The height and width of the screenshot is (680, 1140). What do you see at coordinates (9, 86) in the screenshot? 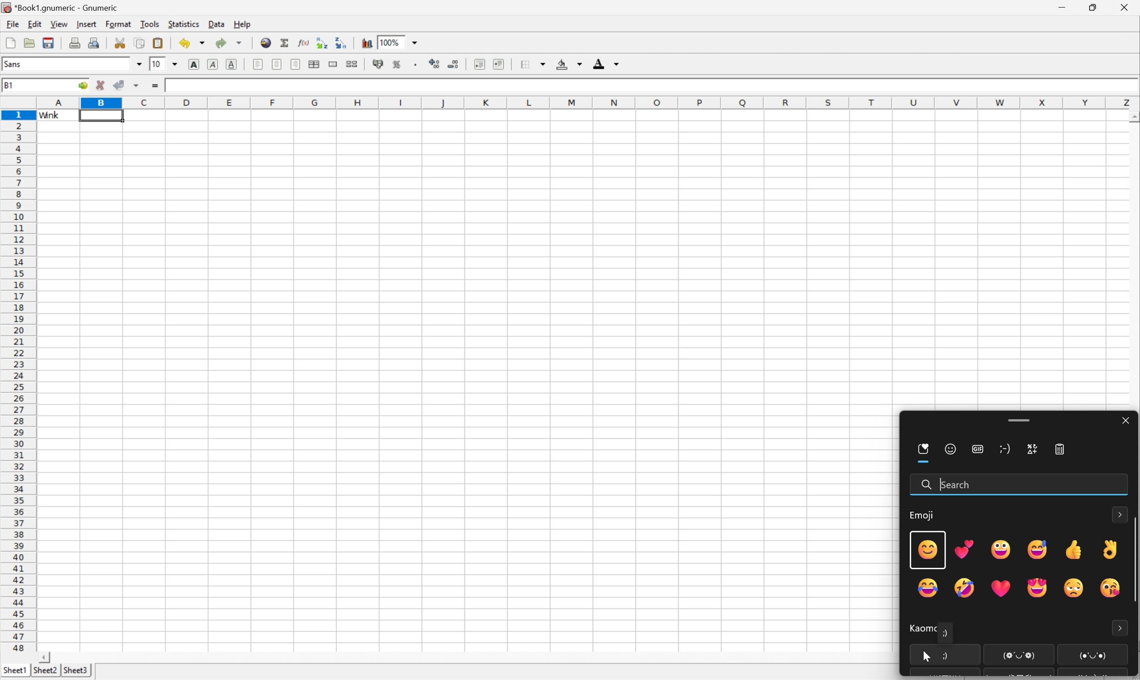
I see `B1` at bounding box center [9, 86].